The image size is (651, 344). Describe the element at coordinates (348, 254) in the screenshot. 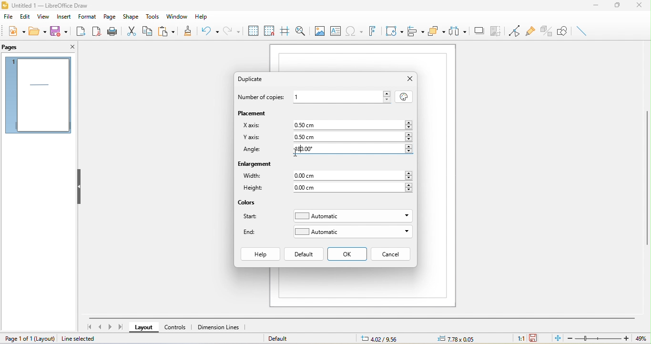

I see `ok` at that location.